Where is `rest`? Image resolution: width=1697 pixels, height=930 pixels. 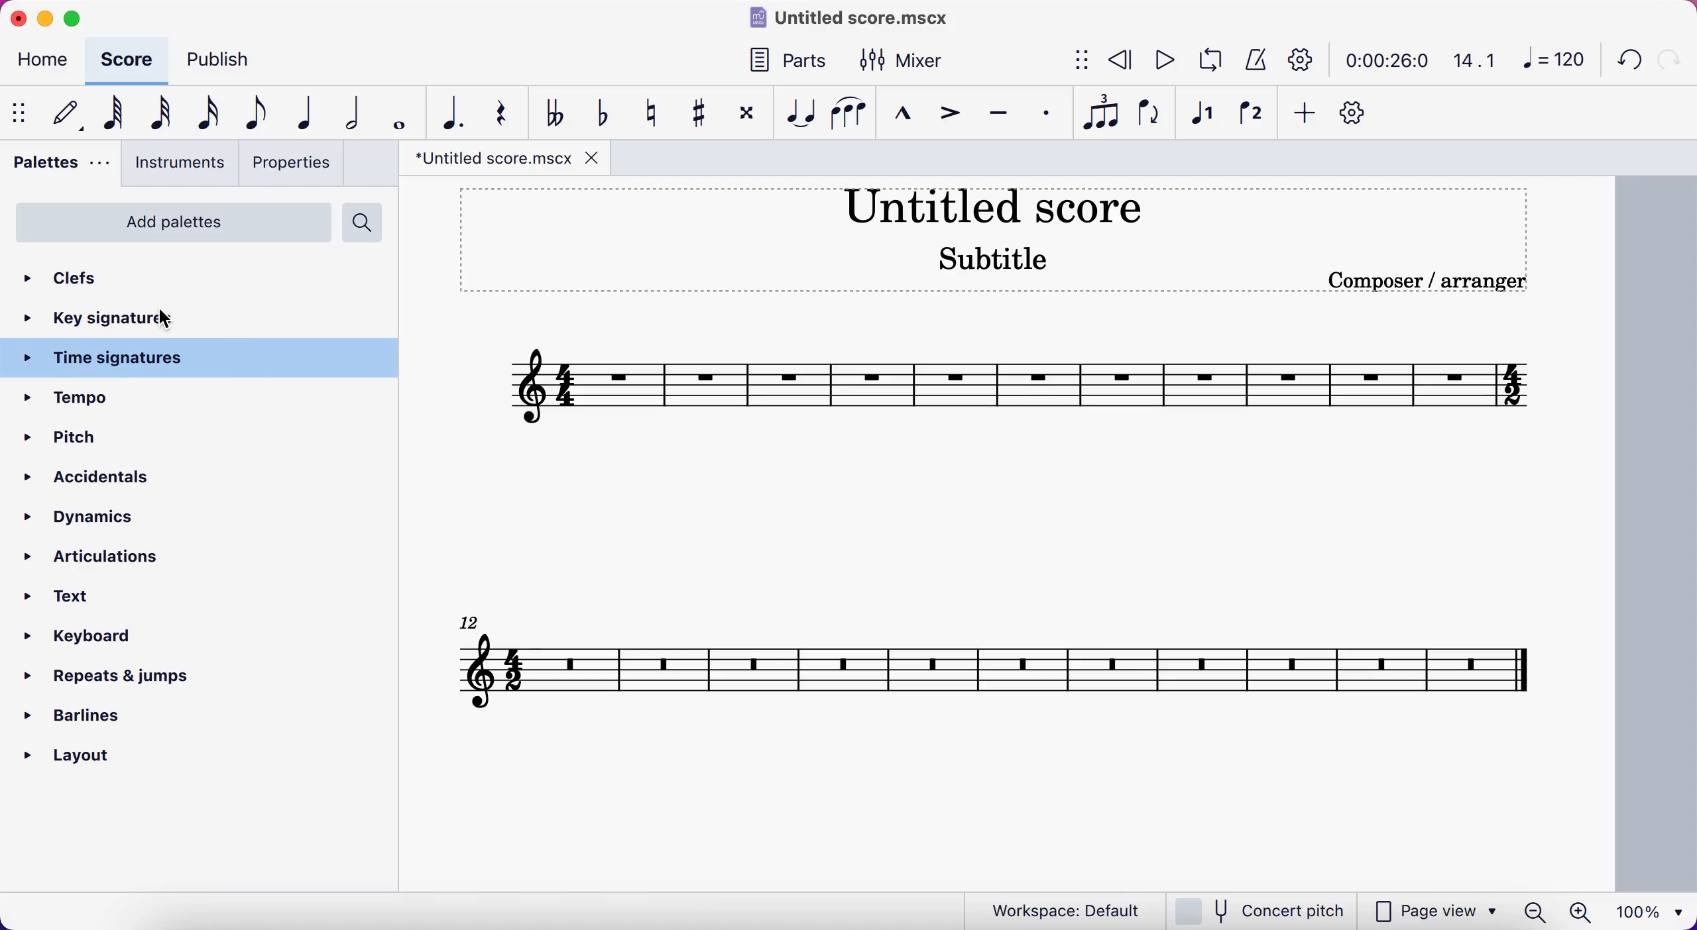
rest is located at coordinates (508, 110).